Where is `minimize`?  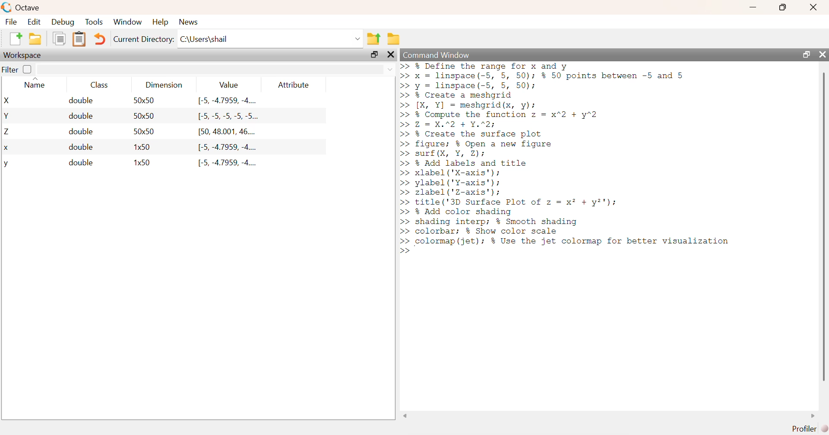
minimize is located at coordinates (753, 7).